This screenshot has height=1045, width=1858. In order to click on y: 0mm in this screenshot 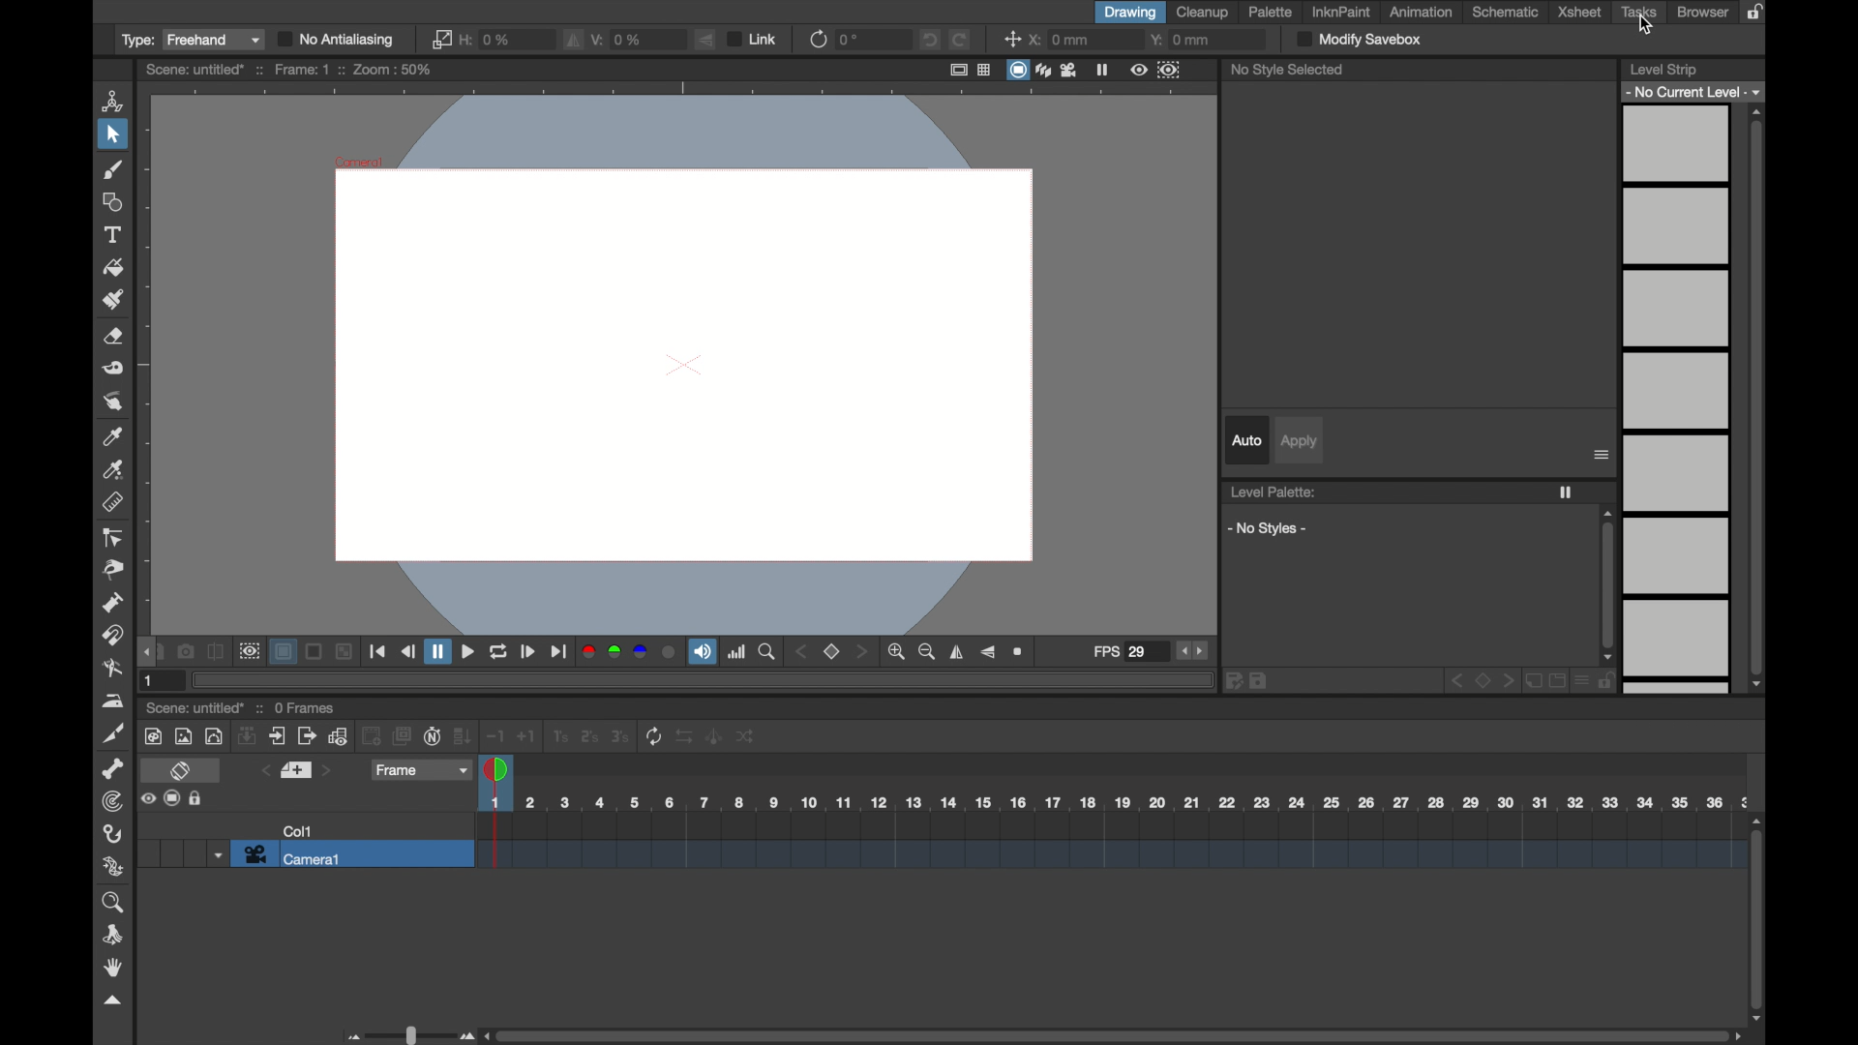, I will do `click(1180, 40)`.